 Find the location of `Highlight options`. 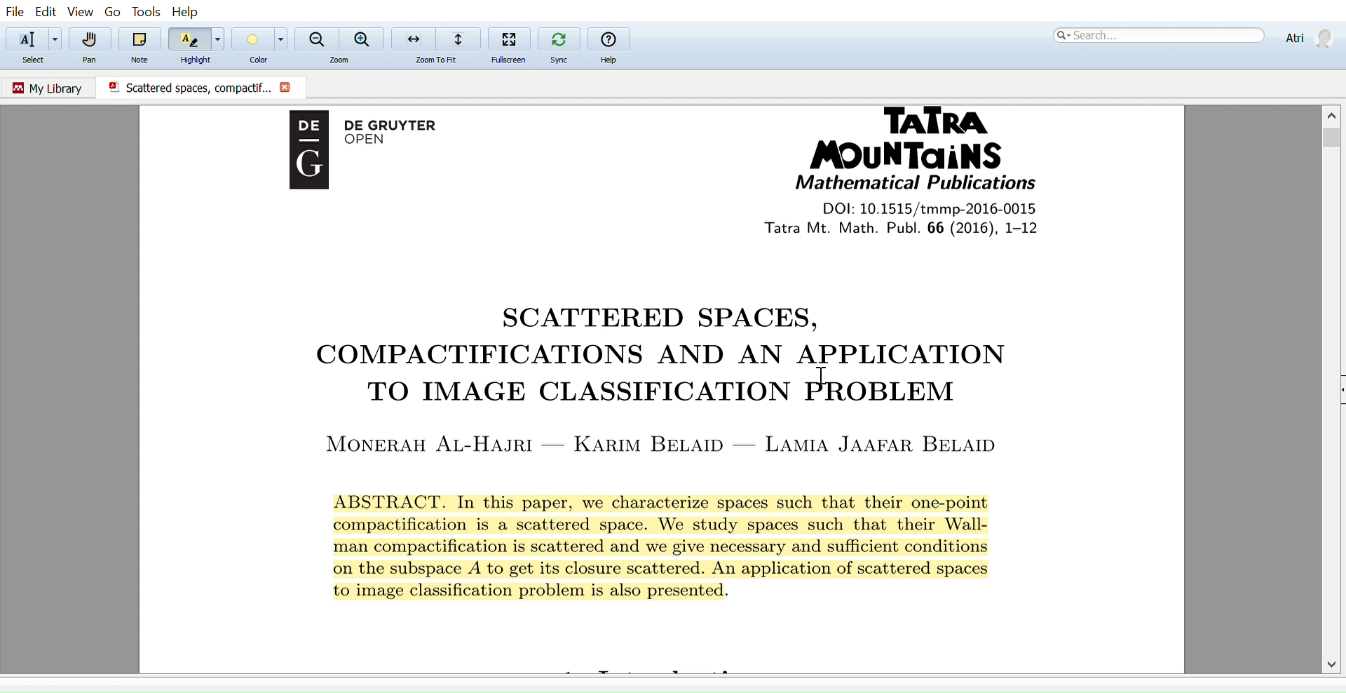

Highlight options is located at coordinates (221, 39).